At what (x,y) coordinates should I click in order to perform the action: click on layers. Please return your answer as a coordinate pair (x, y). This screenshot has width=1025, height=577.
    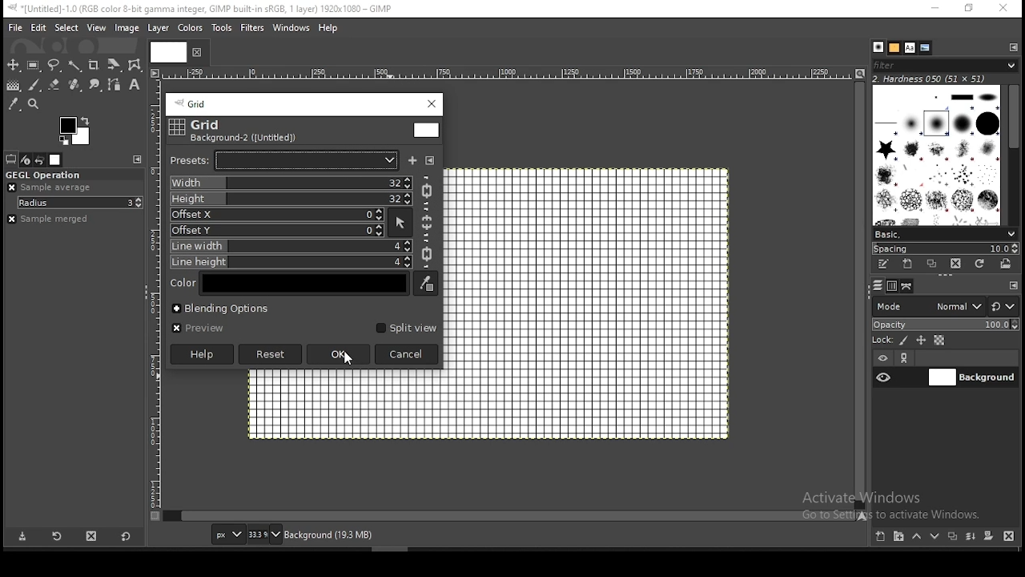
    Looking at the image, I should click on (878, 284).